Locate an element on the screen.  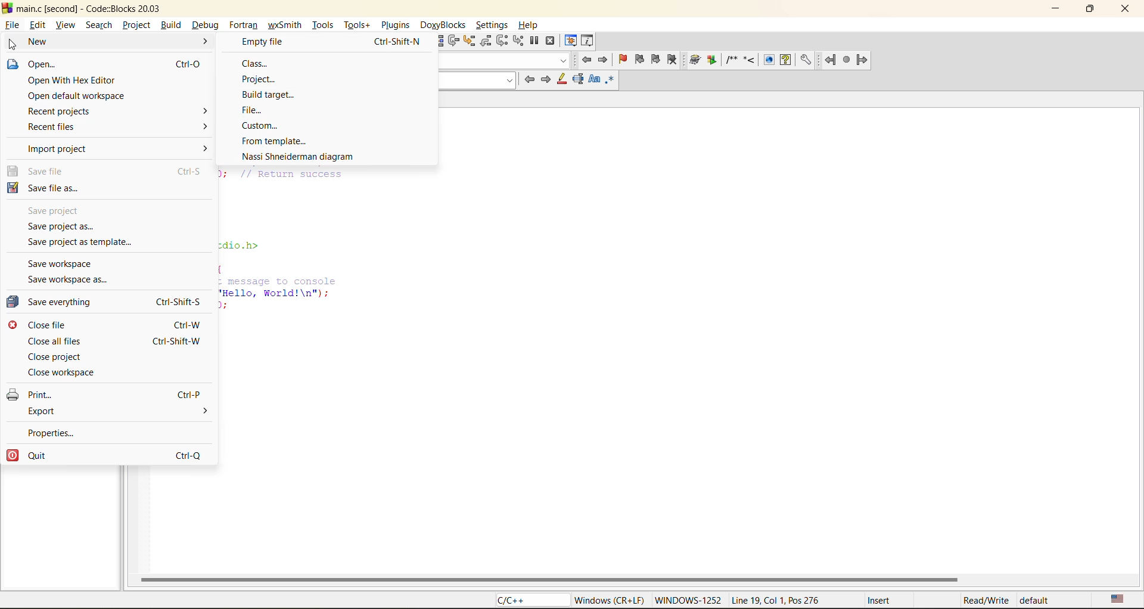
next is located at coordinates (547, 80).